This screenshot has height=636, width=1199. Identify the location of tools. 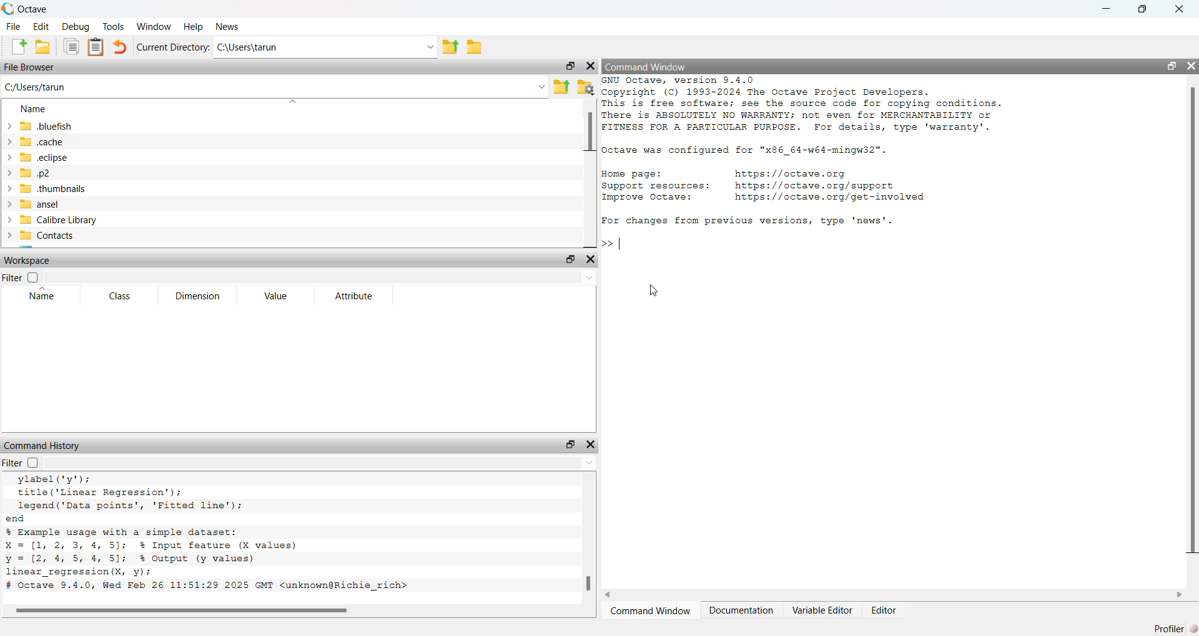
(112, 26).